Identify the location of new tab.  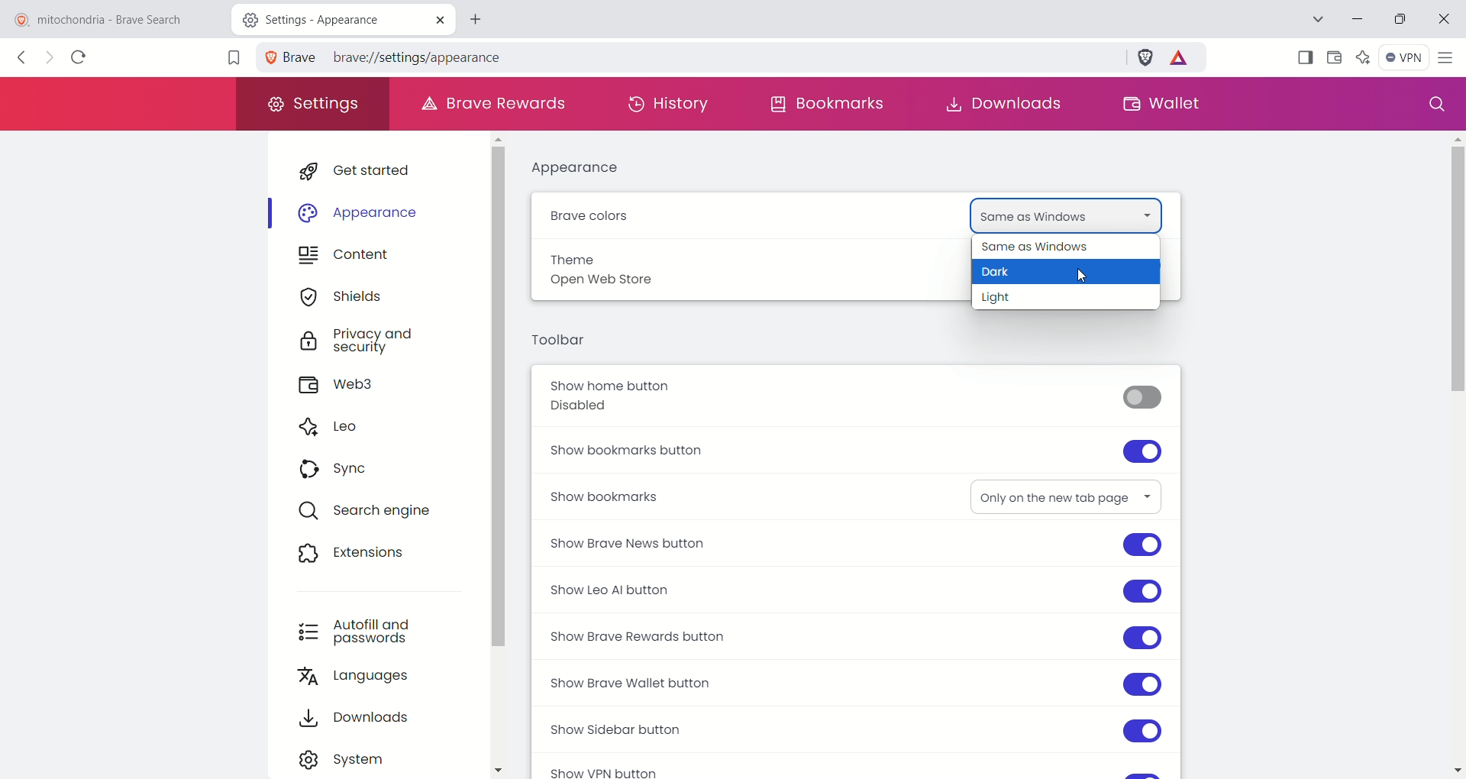
(482, 18).